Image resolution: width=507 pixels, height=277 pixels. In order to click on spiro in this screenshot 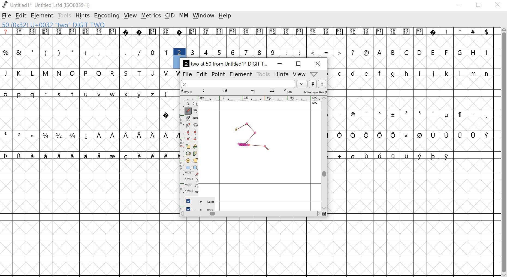, I will do `click(195, 126)`.